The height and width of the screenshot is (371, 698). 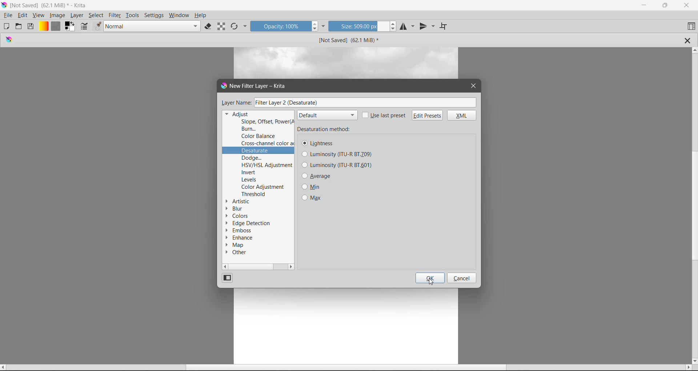 I want to click on Color Balance, so click(x=263, y=137).